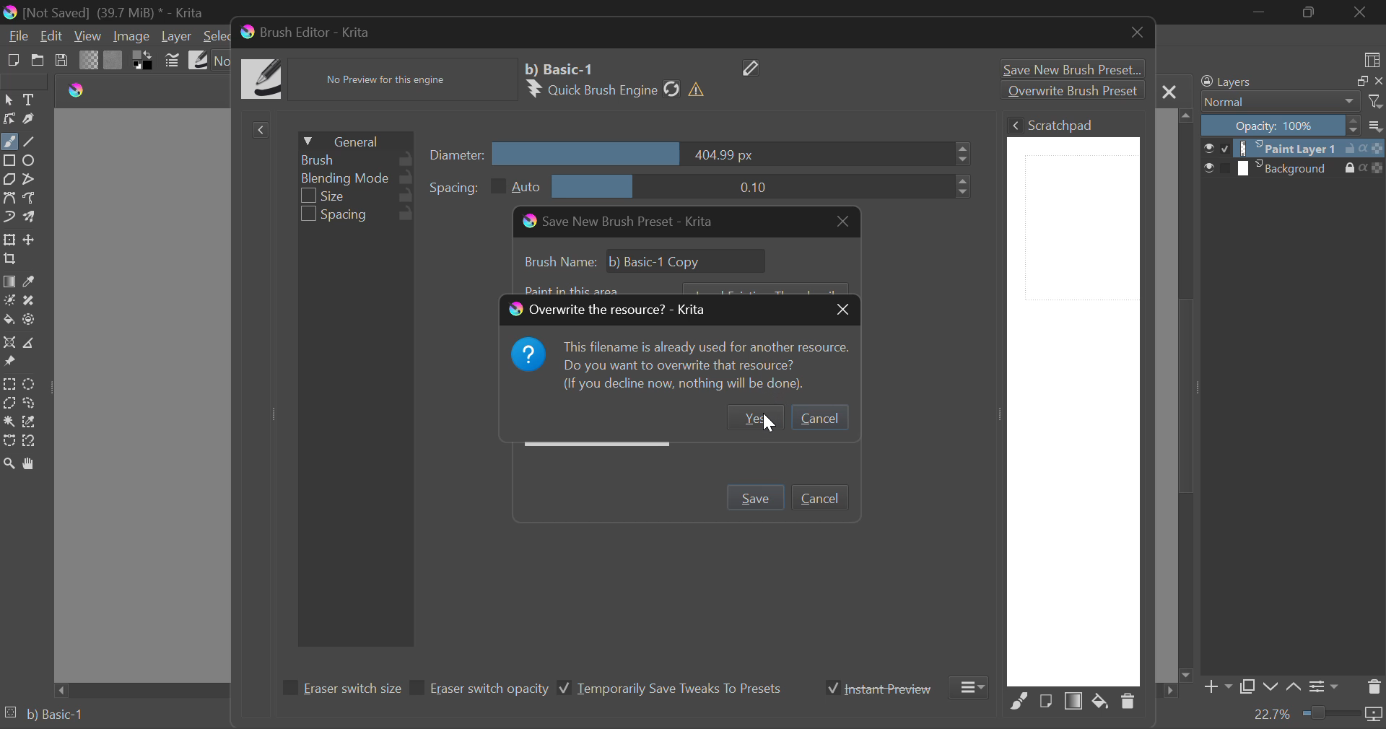 This screenshot has height=729, width=1386. I want to click on Blending Mode, so click(356, 178).